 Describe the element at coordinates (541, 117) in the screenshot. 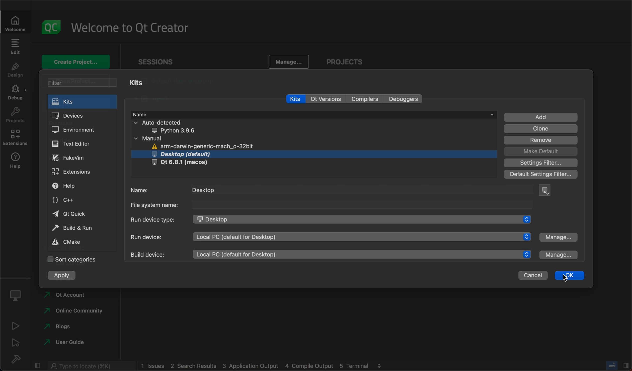

I see `add` at that location.